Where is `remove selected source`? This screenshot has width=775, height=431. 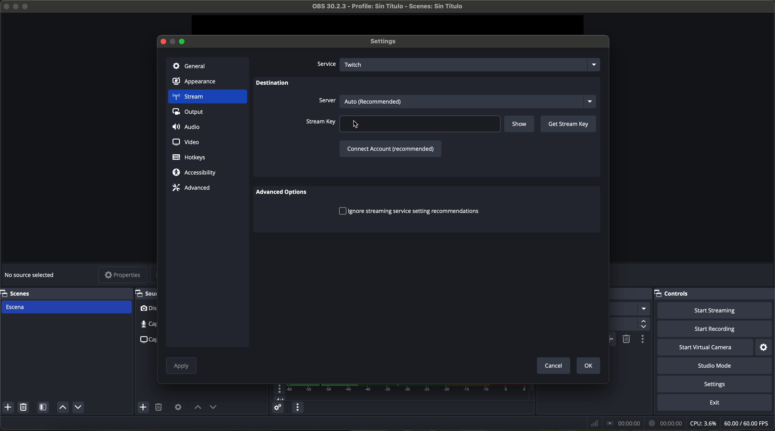 remove selected source is located at coordinates (160, 408).